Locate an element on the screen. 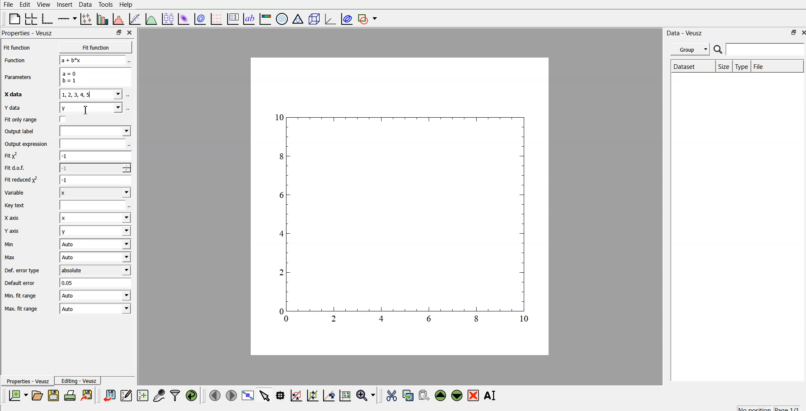 The image size is (806, 411). read data points on the graph is located at coordinates (281, 396).